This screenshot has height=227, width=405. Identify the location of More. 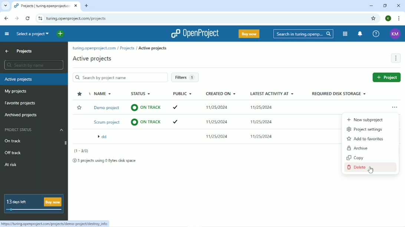
(395, 58).